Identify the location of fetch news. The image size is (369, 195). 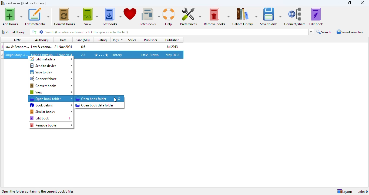
(149, 16).